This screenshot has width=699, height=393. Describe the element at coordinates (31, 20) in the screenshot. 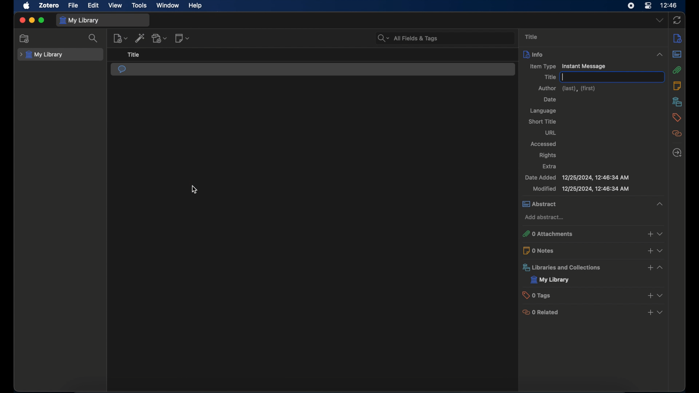

I see `minimize` at that location.